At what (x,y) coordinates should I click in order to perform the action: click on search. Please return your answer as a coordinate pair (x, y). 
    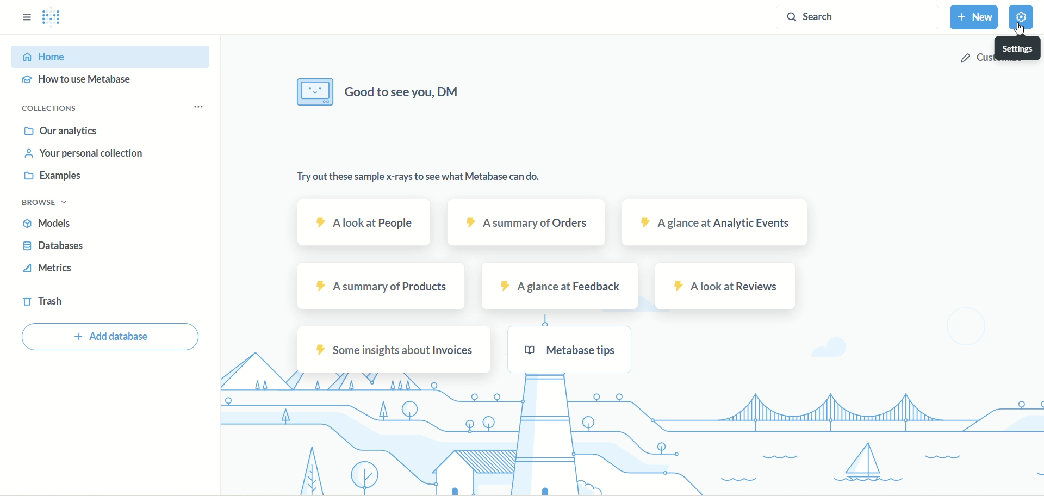
    Looking at the image, I should click on (860, 17).